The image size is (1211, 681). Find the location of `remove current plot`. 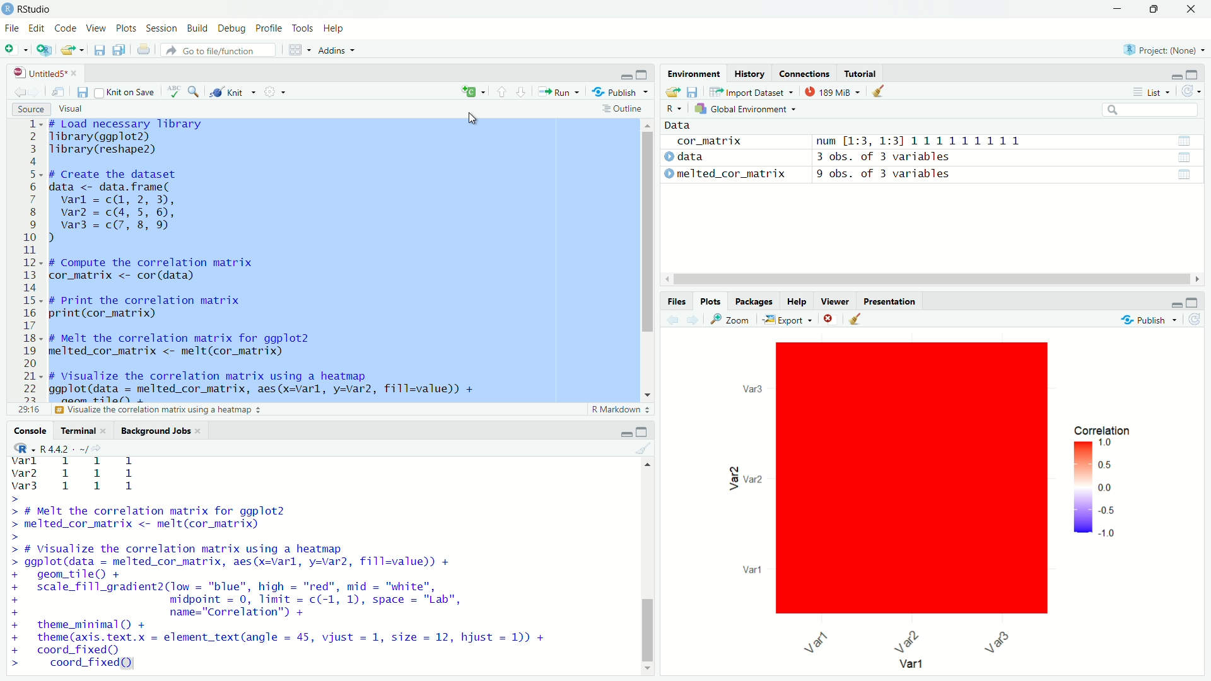

remove current plot is located at coordinates (830, 318).